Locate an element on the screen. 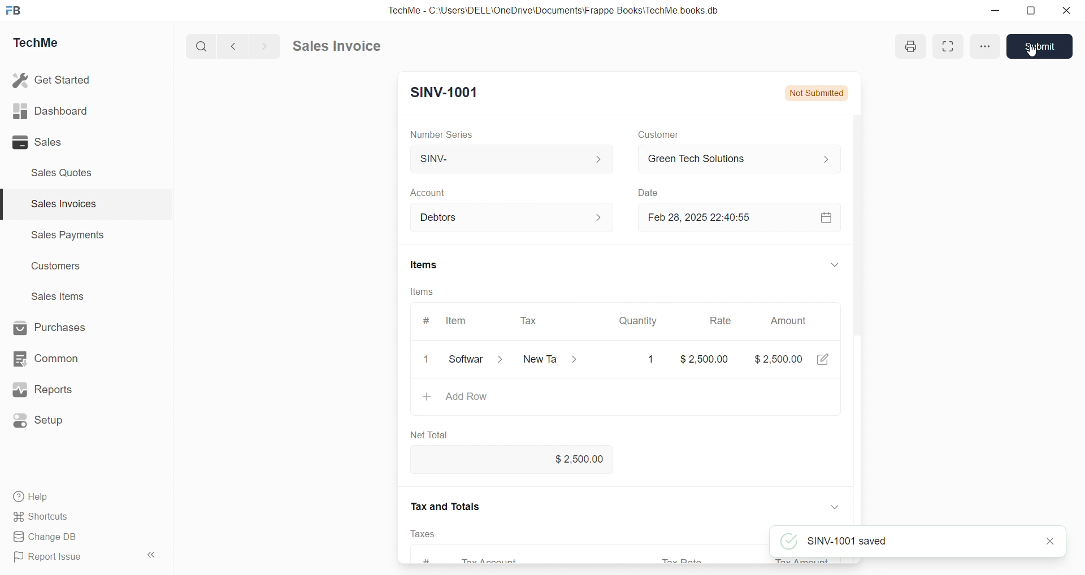 The image size is (1085, 575). Get Started is located at coordinates (53, 80).